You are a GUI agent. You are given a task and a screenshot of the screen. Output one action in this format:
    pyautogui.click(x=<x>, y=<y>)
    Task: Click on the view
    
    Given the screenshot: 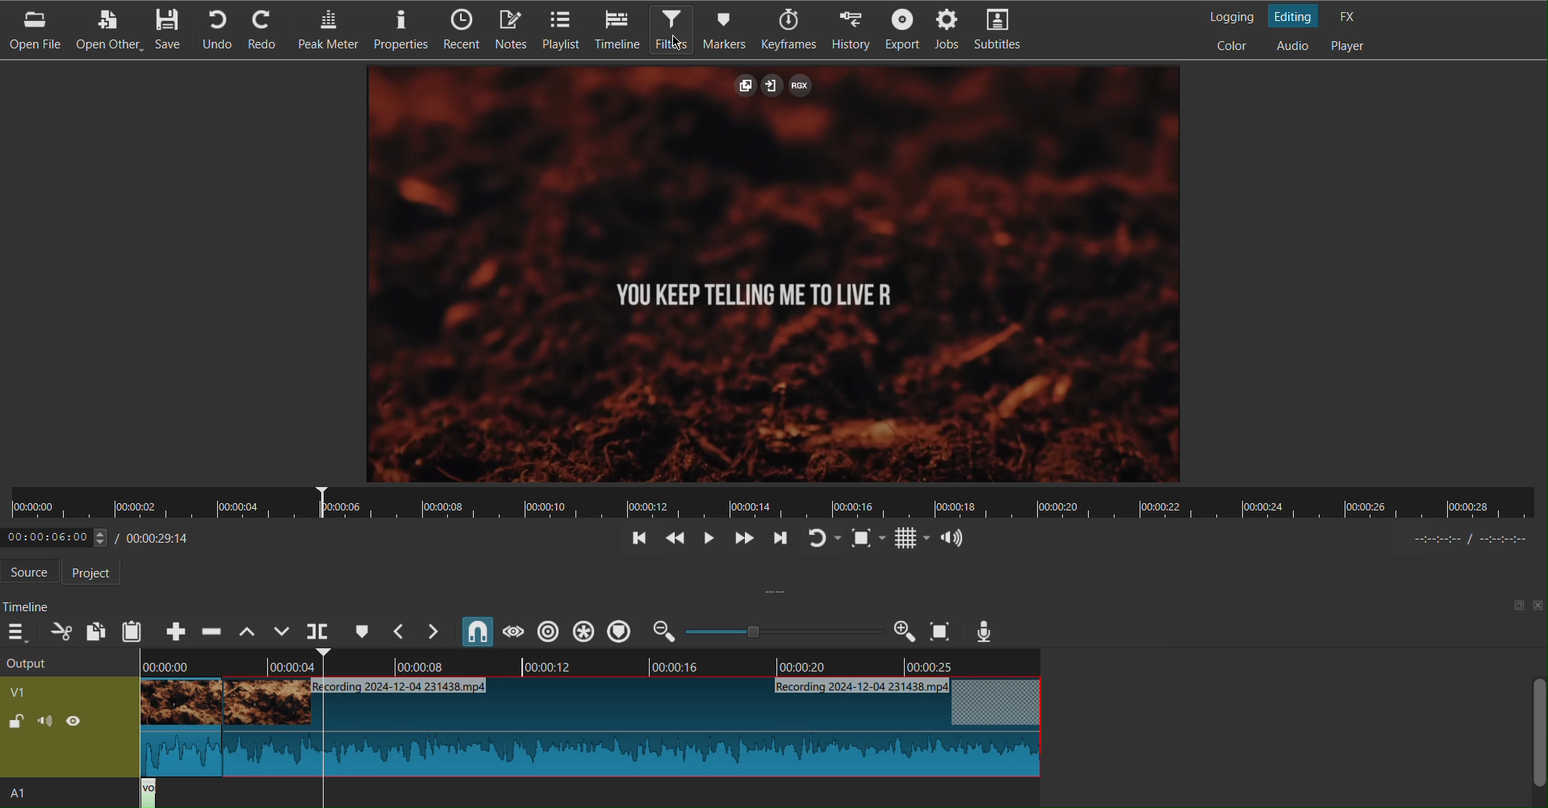 What is the action you would take?
    pyautogui.click(x=80, y=724)
    